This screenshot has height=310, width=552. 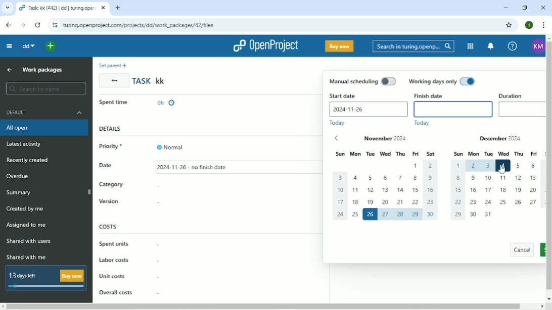 What do you see at coordinates (469, 46) in the screenshot?
I see `Modules` at bounding box center [469, 46].